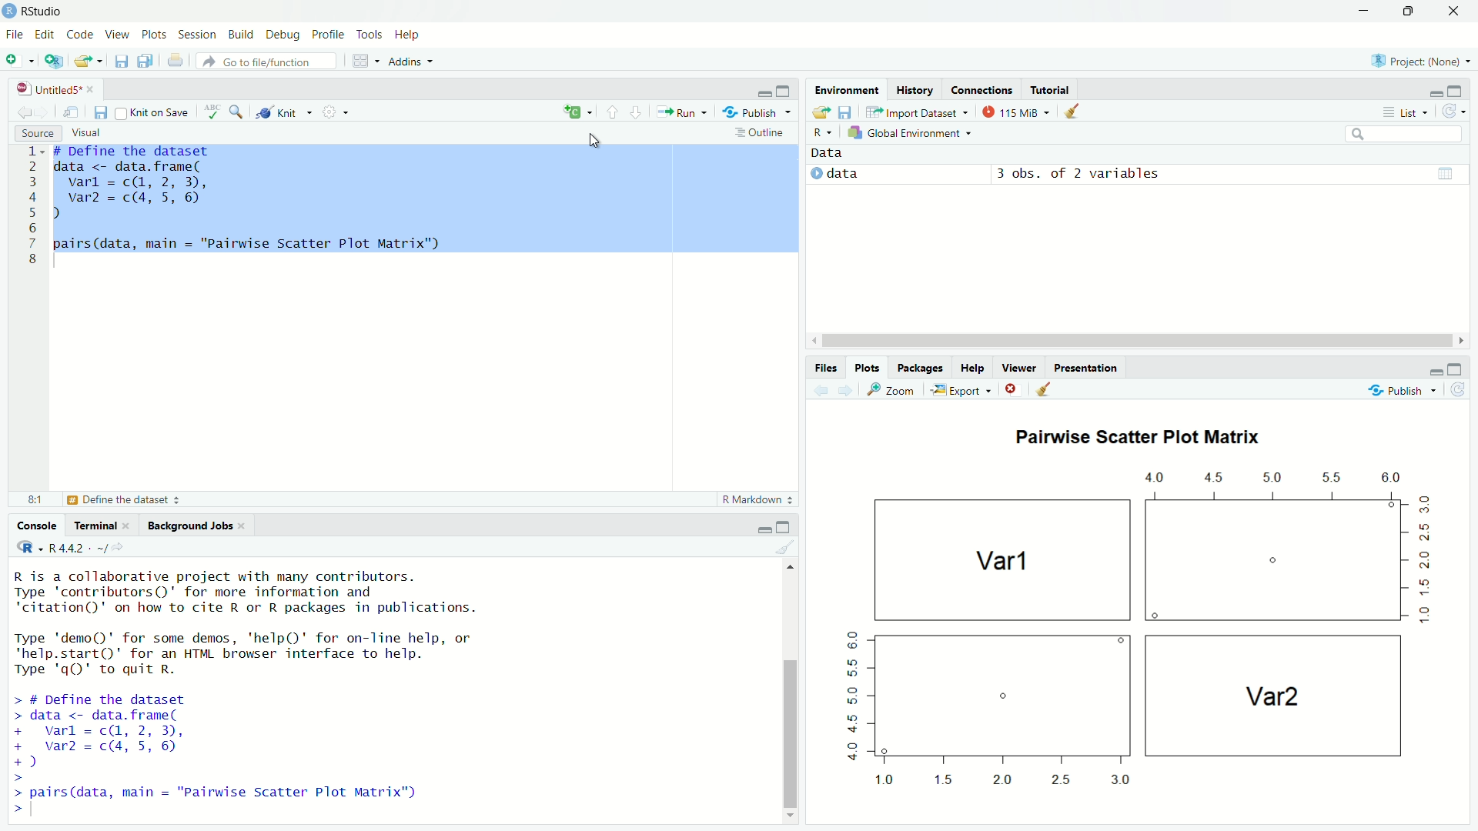 This screenshot has width=1478, height=831. Describe the element at coordinates (845, 109) in the screenshot. I see `Save workspace as` at that location.